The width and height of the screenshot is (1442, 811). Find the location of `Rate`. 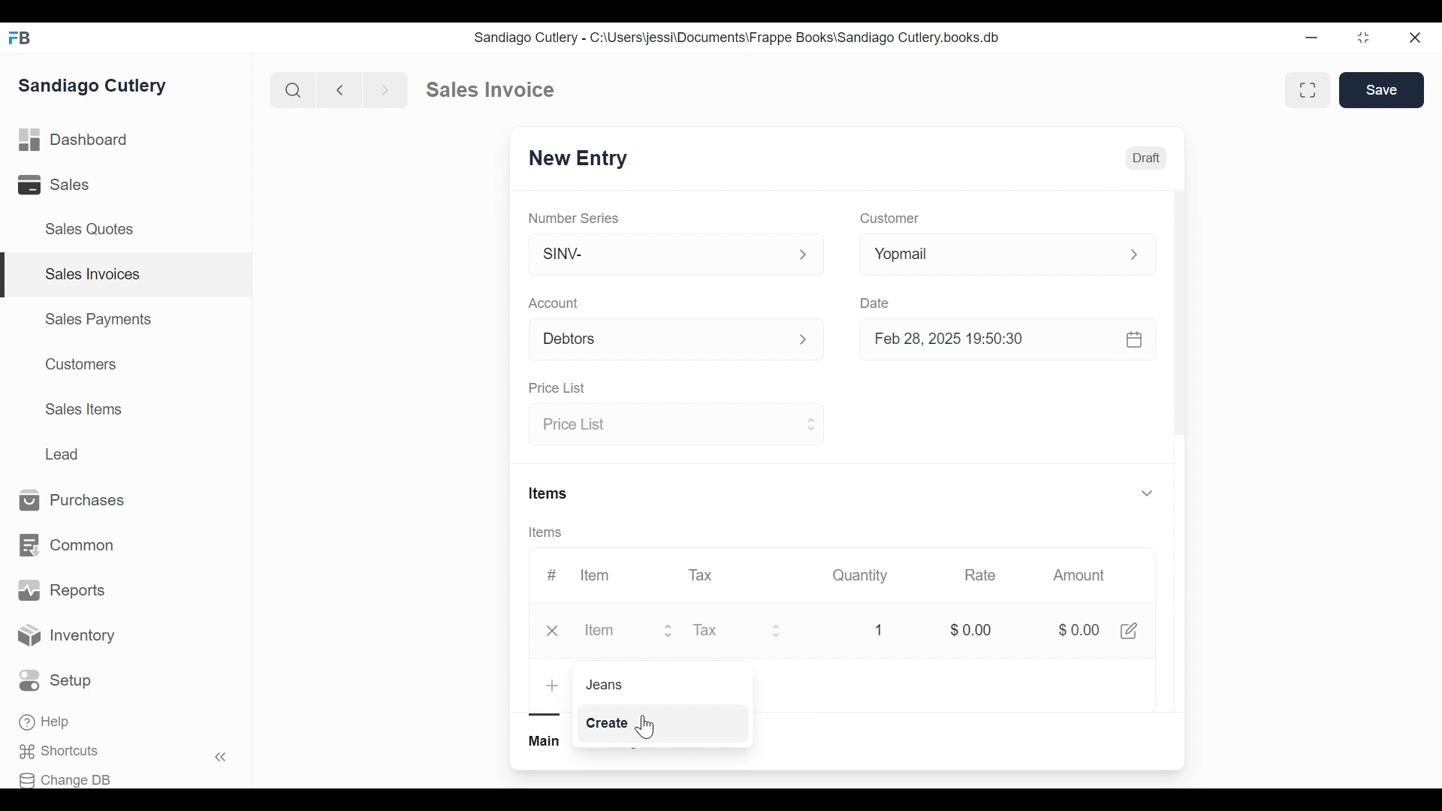

Rate is located at coordinates (980, 575).